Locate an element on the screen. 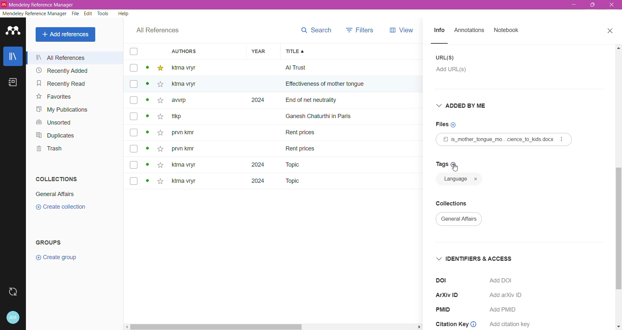 This screenshot has height=330, width=622. views  is located at coordinates (406, 30).